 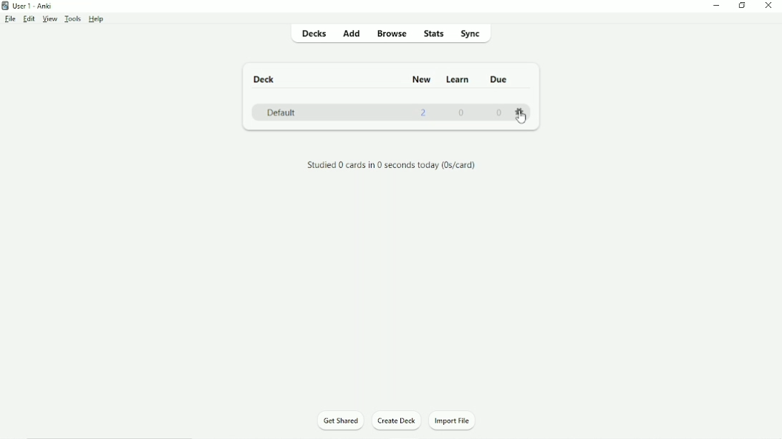 I want to click on Help, so click(x=97, y=19).